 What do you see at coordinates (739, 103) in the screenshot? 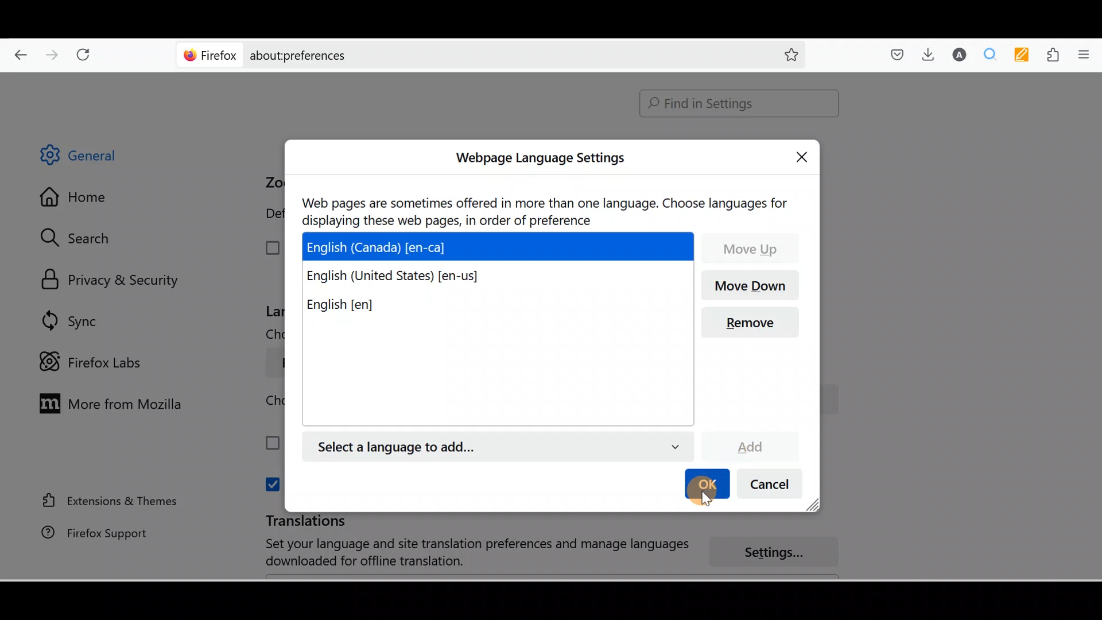
I see `Find in Settings` at bounding box center [739, 103].